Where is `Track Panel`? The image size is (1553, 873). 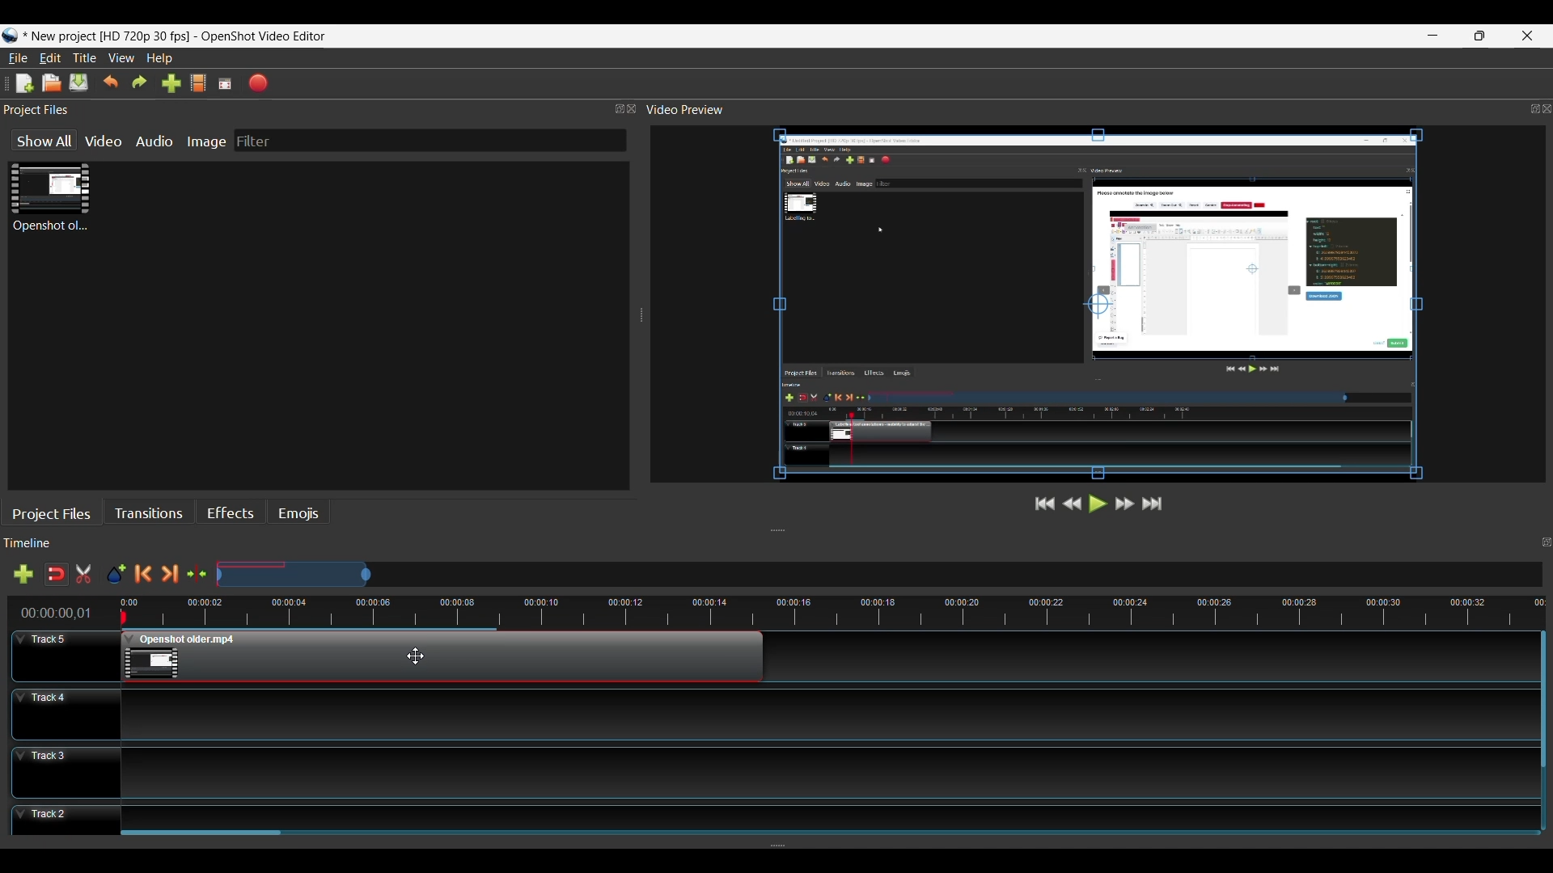 Track Panel is located at coordinates (826, 815).